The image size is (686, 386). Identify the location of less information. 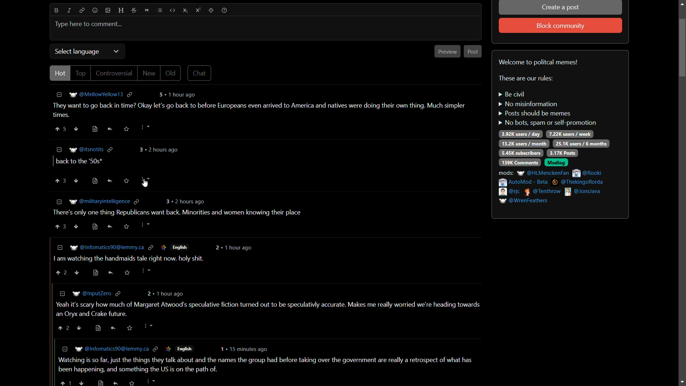
(59, 149).